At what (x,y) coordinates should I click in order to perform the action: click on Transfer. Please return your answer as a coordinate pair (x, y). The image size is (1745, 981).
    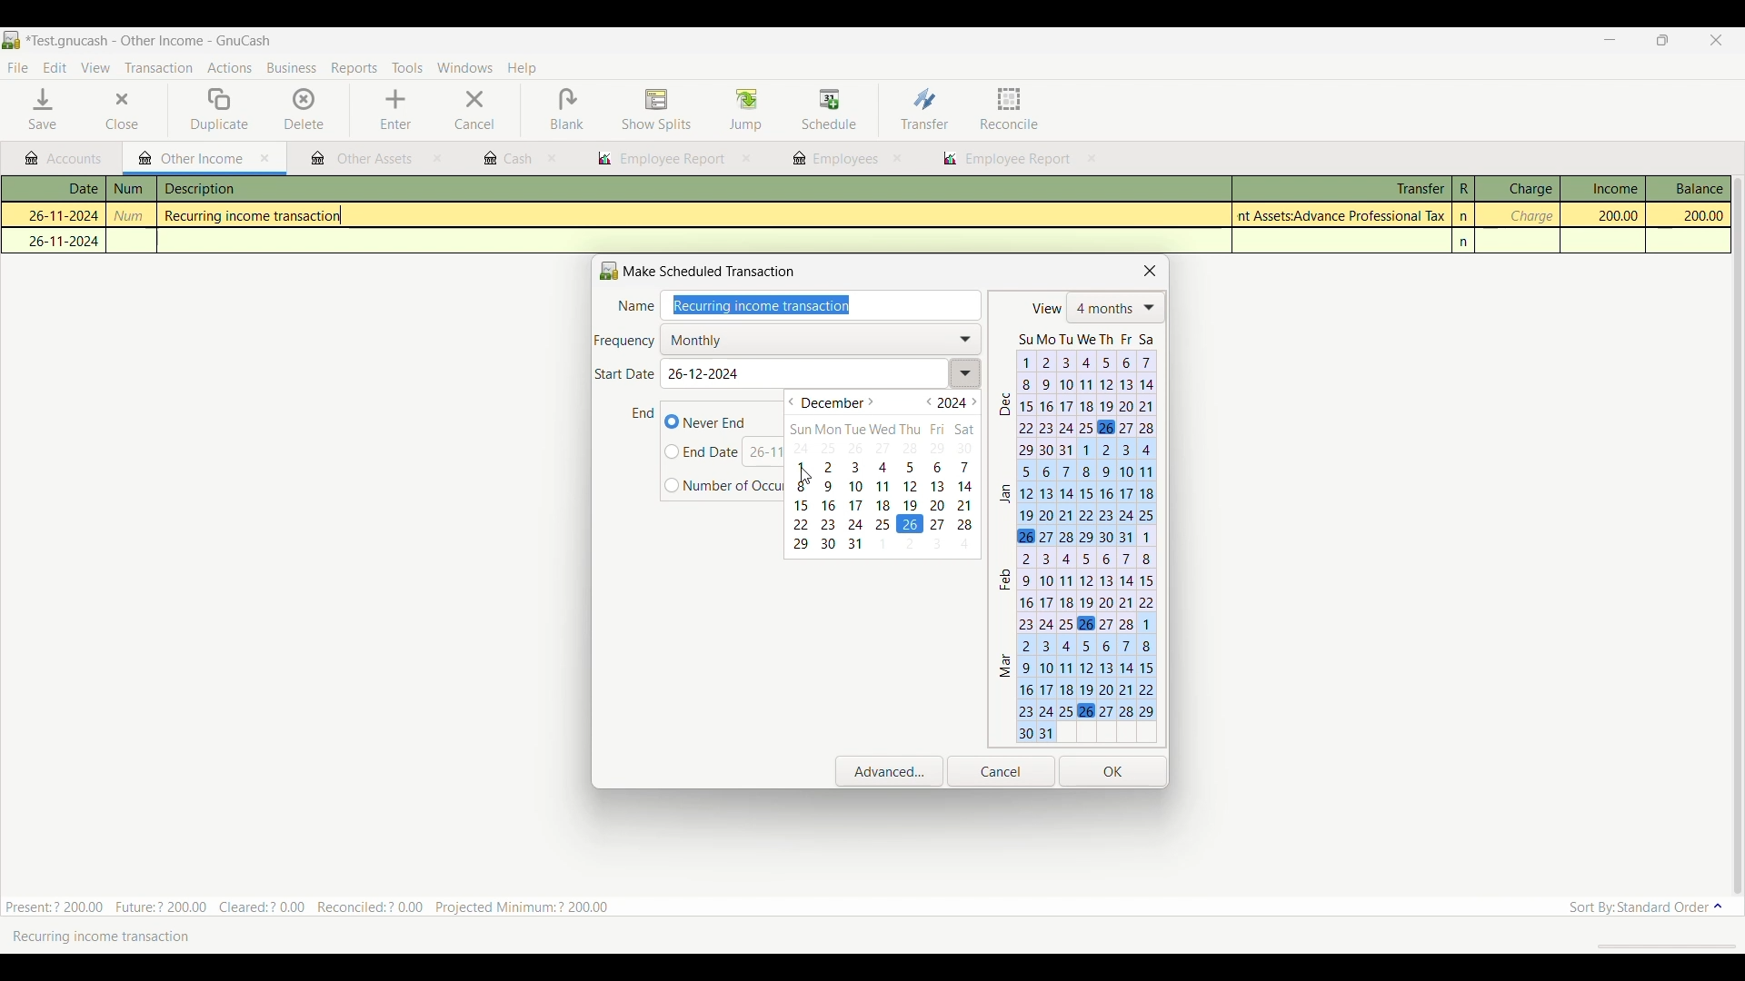
    Looking at the image, I should click on (924, 108).